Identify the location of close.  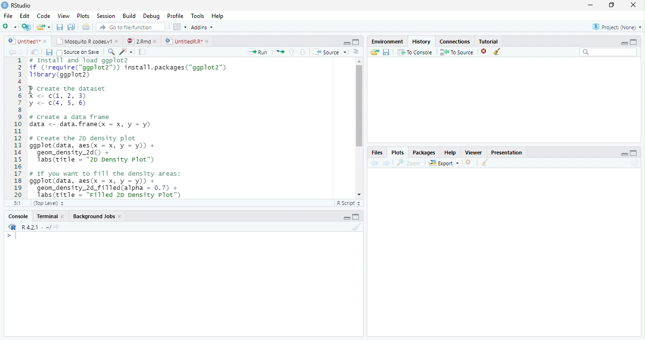
(157, 41).